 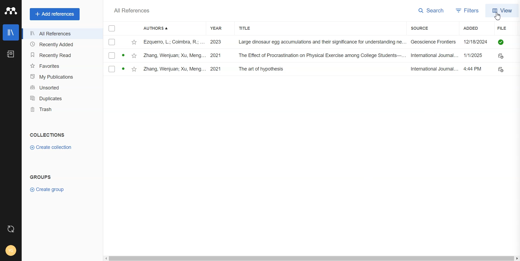 I want to click on Duplicates, so click(x=58, y=98).